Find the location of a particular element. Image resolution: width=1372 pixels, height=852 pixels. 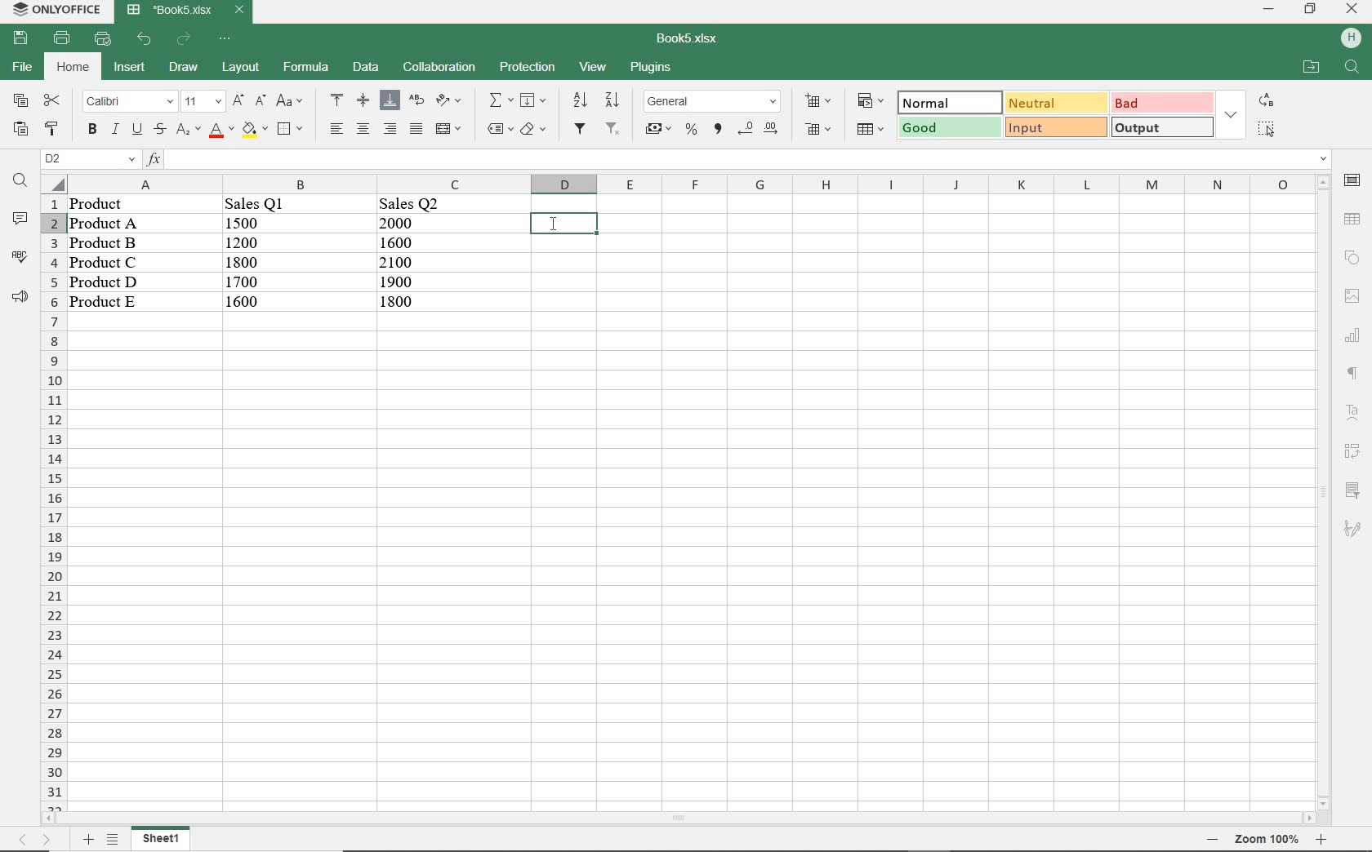

view is located at coordinates (593, 67).